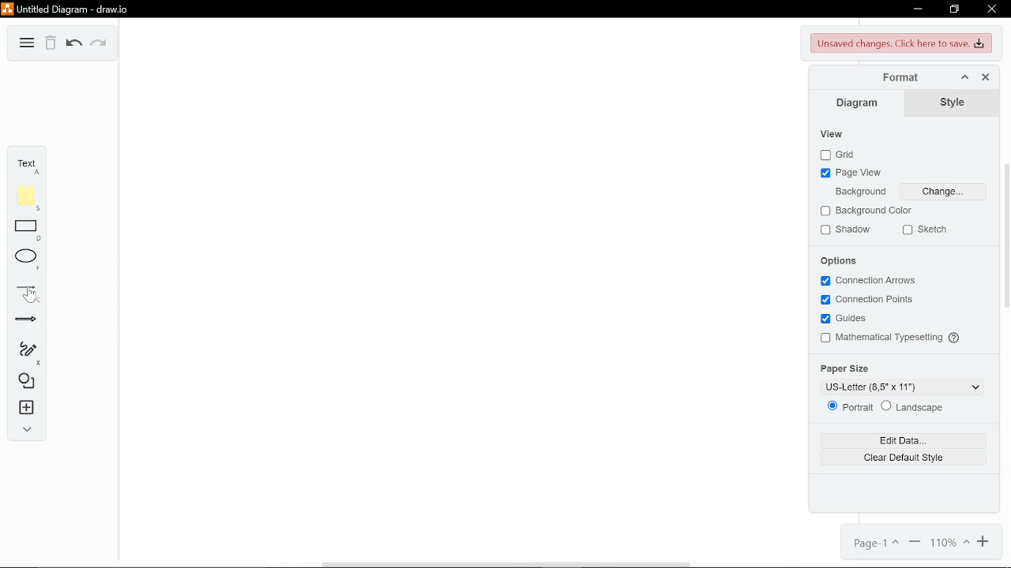 This screenshot has width=1011, height=568. I want to click on Page 1, so click(876, 544).